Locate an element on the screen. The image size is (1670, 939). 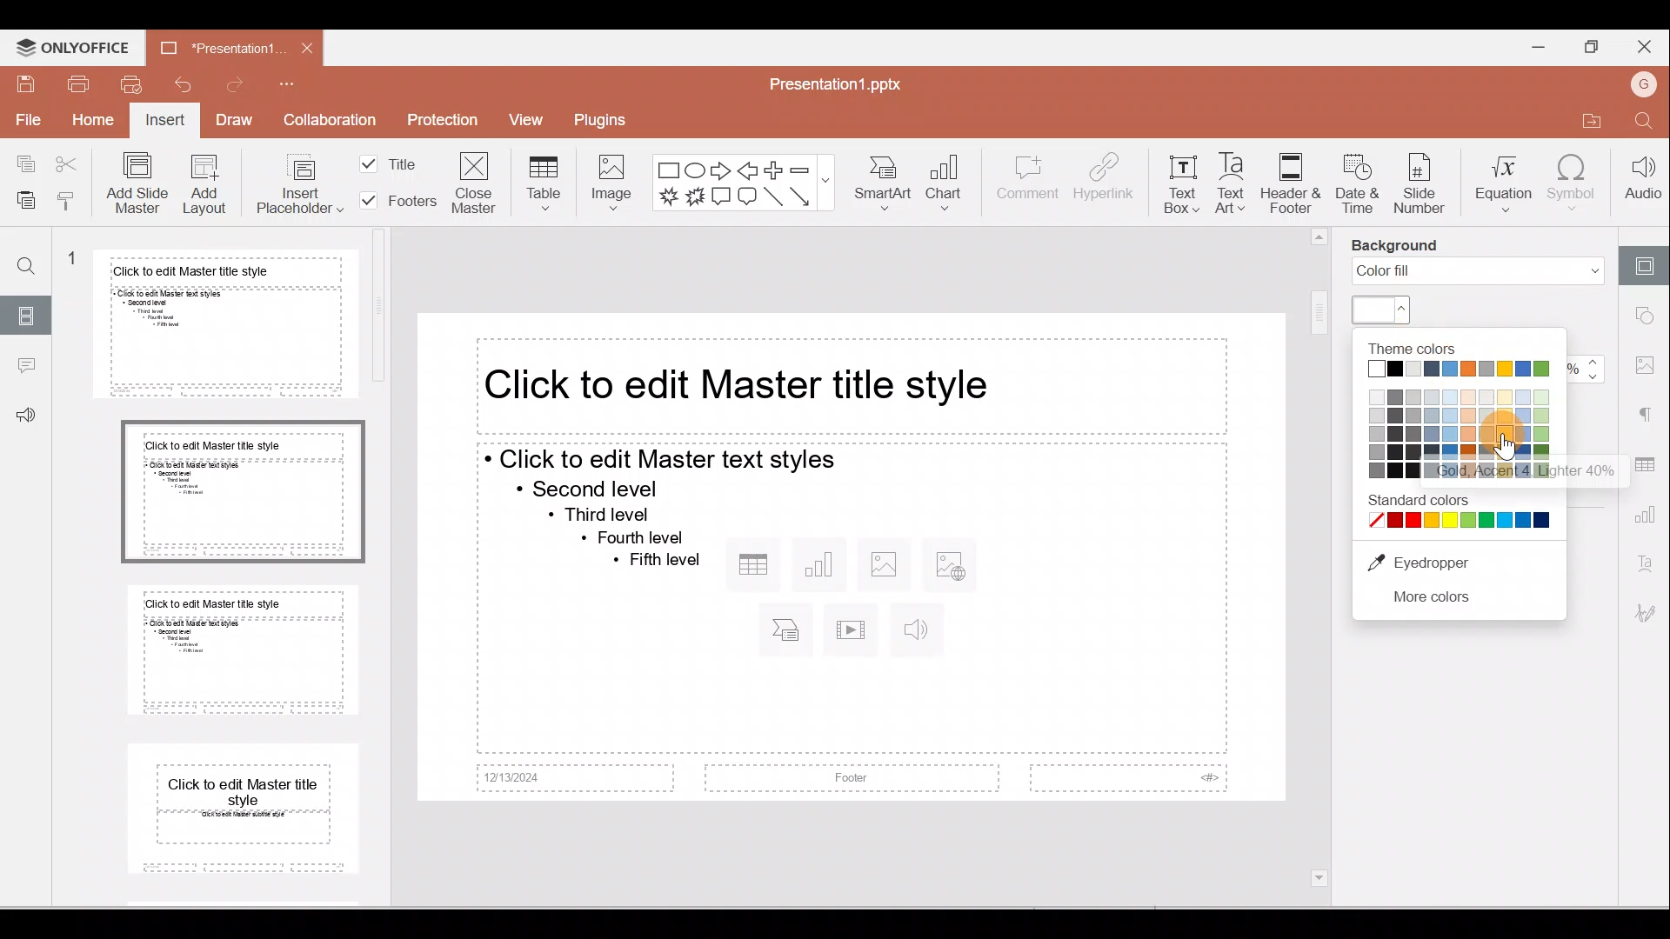
Cursor is located at coordinates (1506, 448).